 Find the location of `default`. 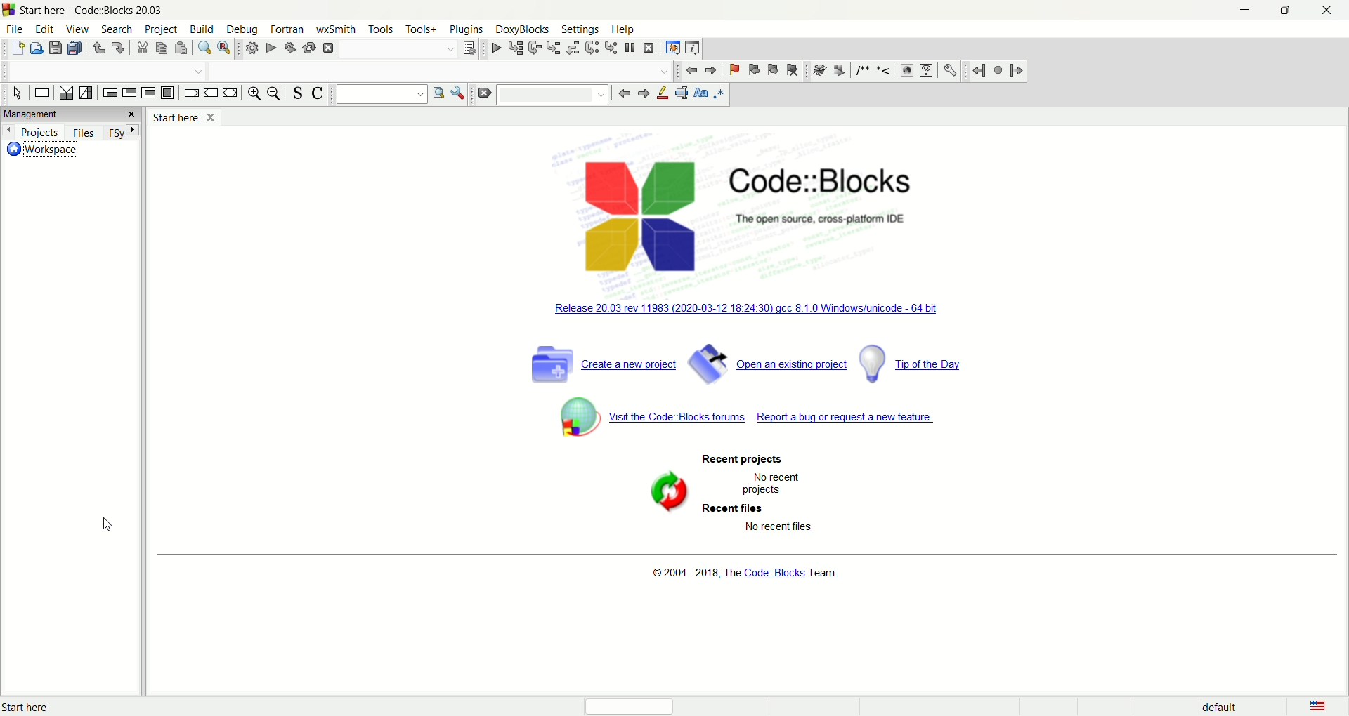

default is located at coordinates (1222, 708).